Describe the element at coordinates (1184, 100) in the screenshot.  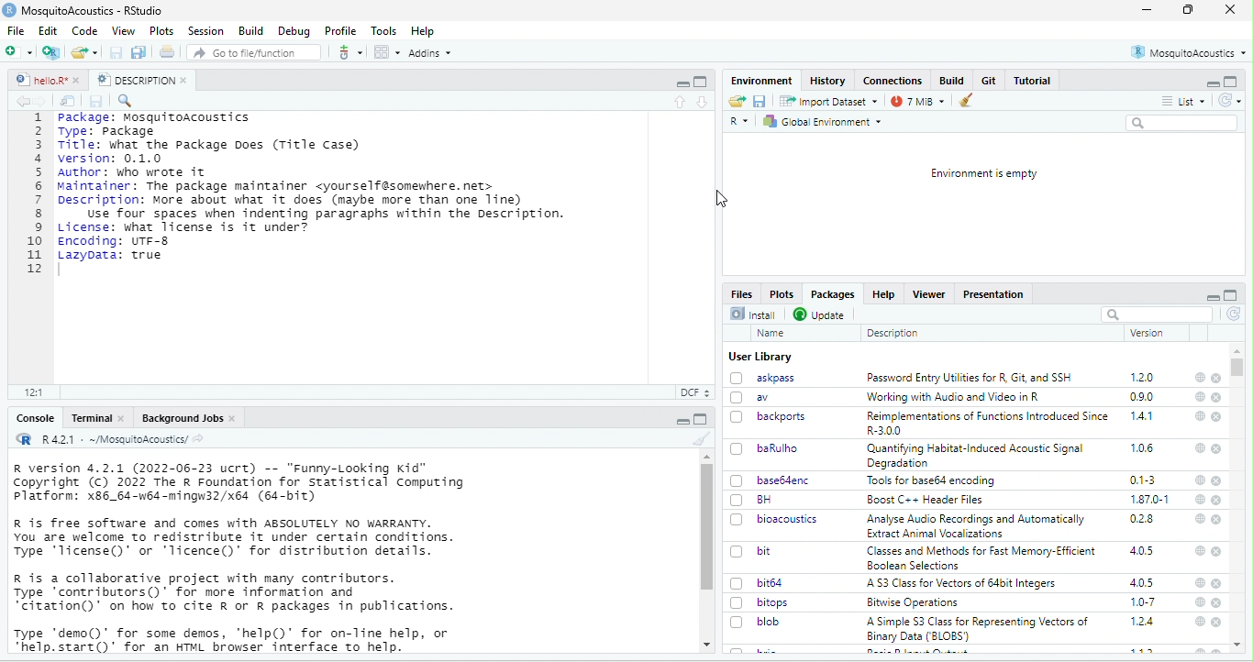
I see `List` at that location.